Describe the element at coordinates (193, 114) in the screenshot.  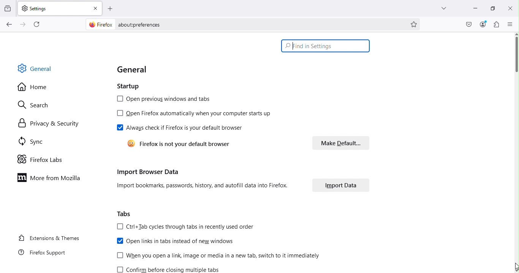
I see `Open firefox automatically when your computer starts up` at that location.